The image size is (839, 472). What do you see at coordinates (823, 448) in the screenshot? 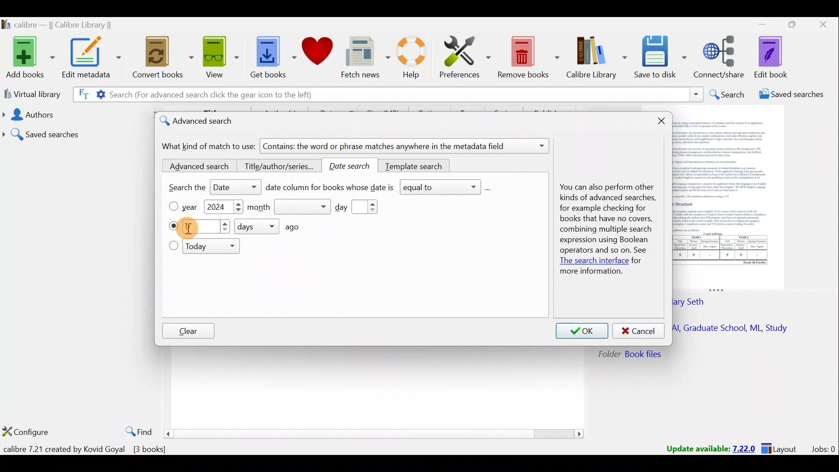
I see `Jobs:0` at bounding box center [823, 448].